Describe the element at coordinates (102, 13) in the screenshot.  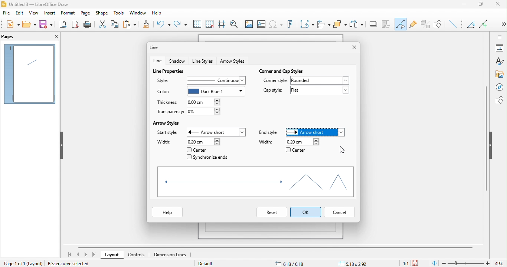
I see `shape` at that location.